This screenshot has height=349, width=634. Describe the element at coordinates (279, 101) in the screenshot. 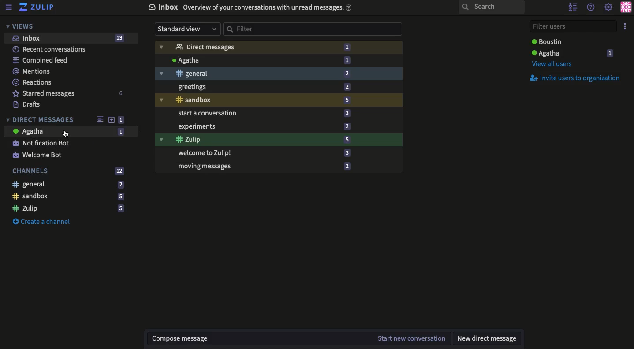

I see `Sandbox` at that location.